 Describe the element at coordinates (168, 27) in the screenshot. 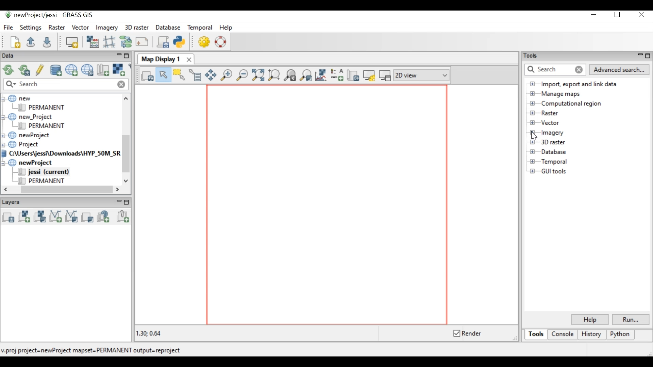

I see `Database` at that location.